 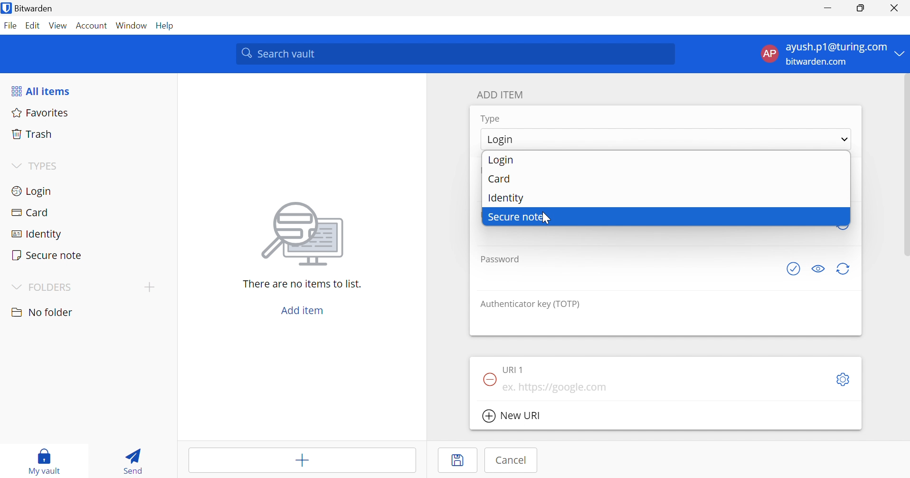 What do you see at coordinates (92, 26) in the screenshot?
I see `Account` at bounding box center [92, 26].